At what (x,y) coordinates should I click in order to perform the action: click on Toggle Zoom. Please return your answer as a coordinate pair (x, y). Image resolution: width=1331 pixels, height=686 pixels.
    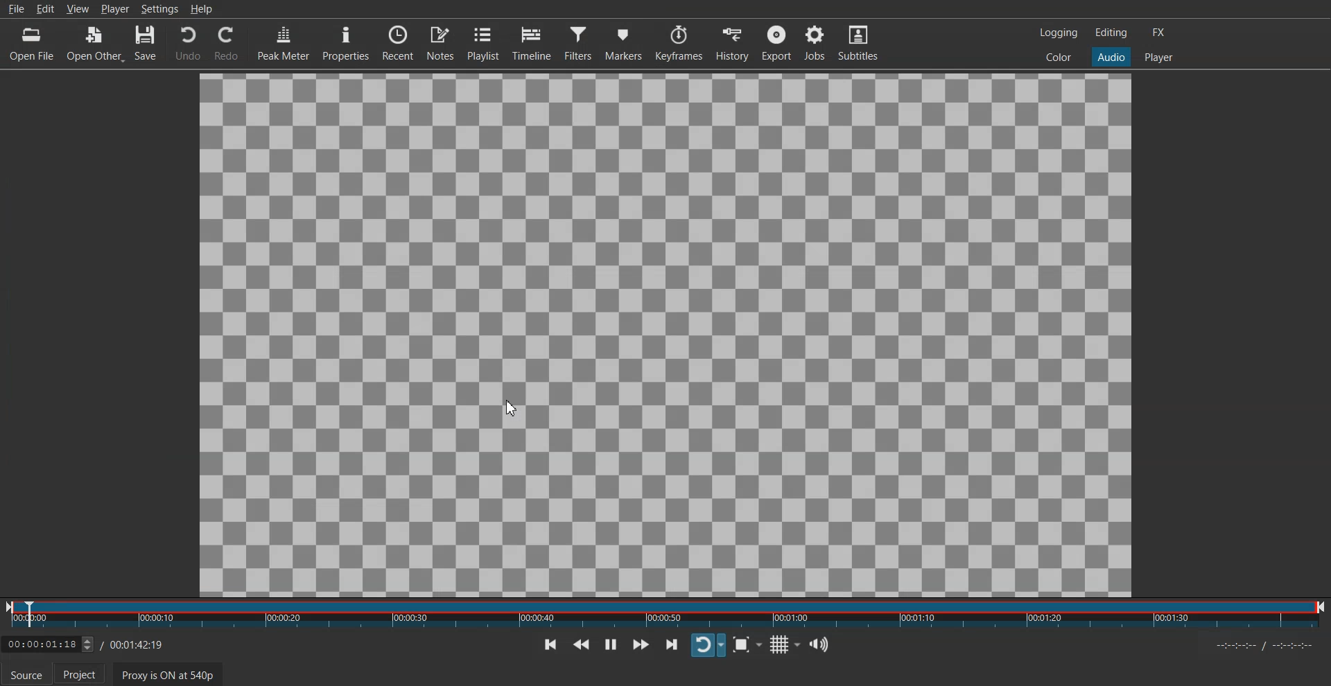
    Looking at the image, I should click on (747, 645).